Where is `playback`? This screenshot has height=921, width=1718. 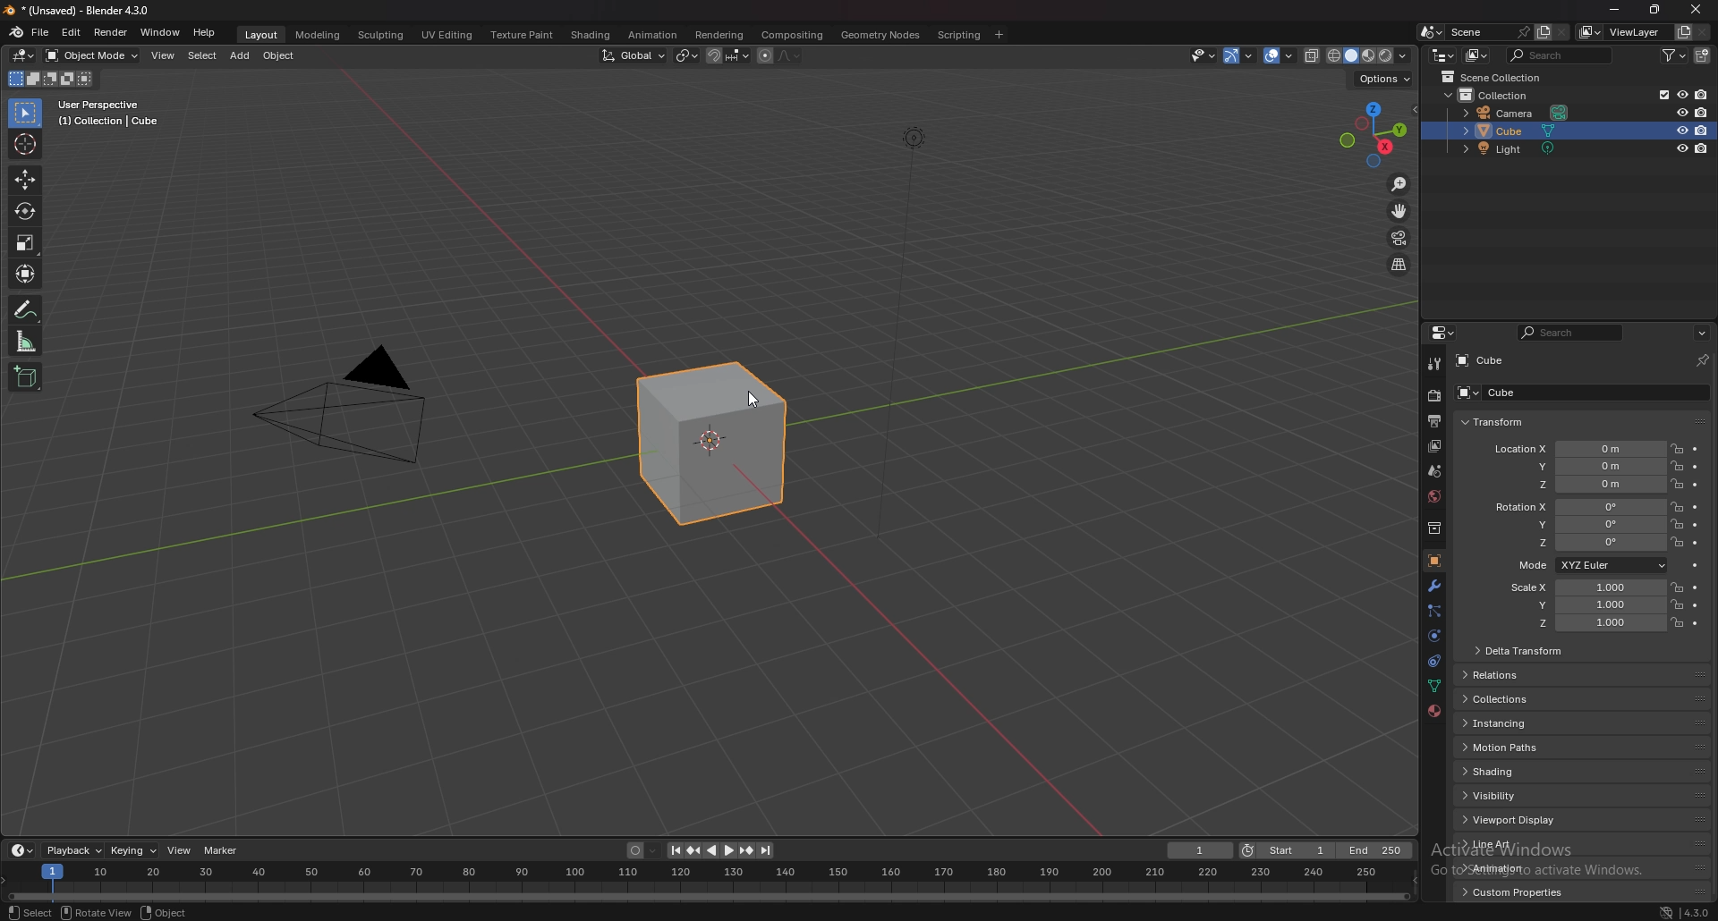
playback is located at coordinates (75, 850).